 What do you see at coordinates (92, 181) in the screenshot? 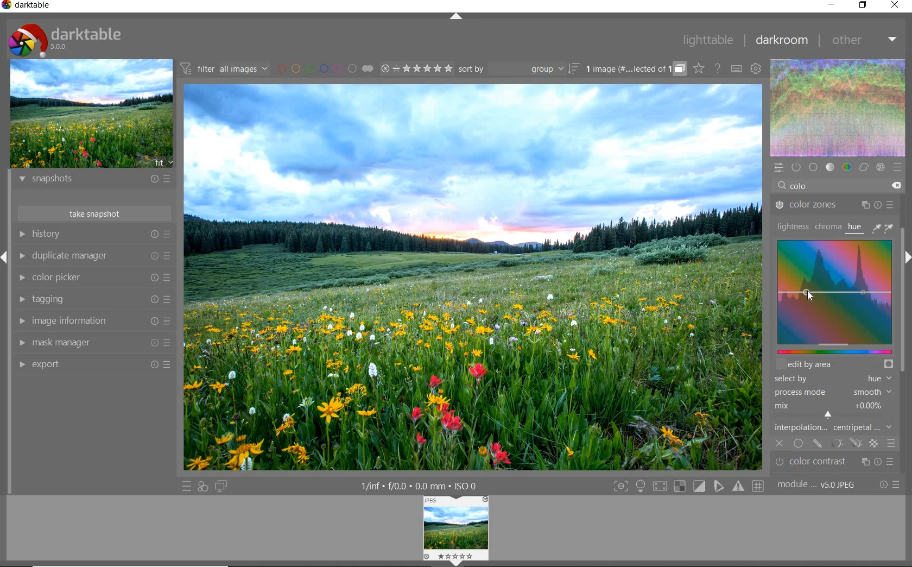
I see `snapshots` at bounding box center [92, 181].